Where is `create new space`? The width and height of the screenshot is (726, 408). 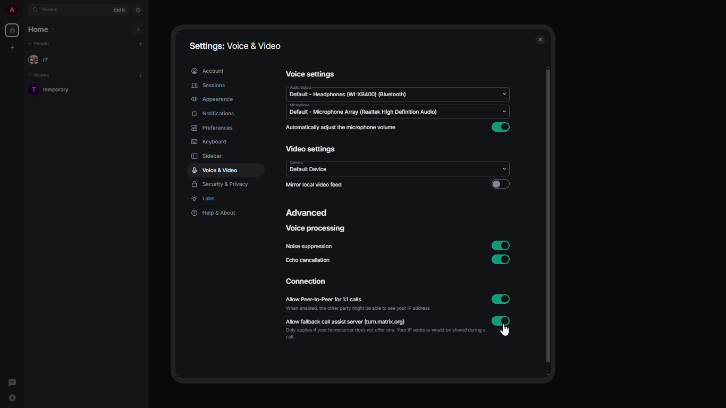 create new space is located at coordinates (13, 47).